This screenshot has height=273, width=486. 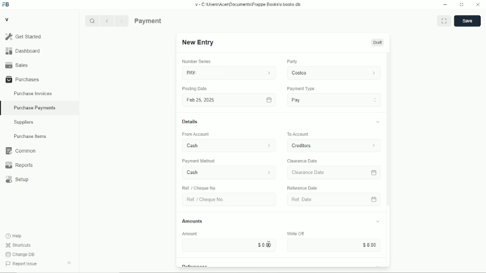 What do you see at coordinates (190, 122) in the screenshot?
I see `Details` at bounding box center [190, 122].